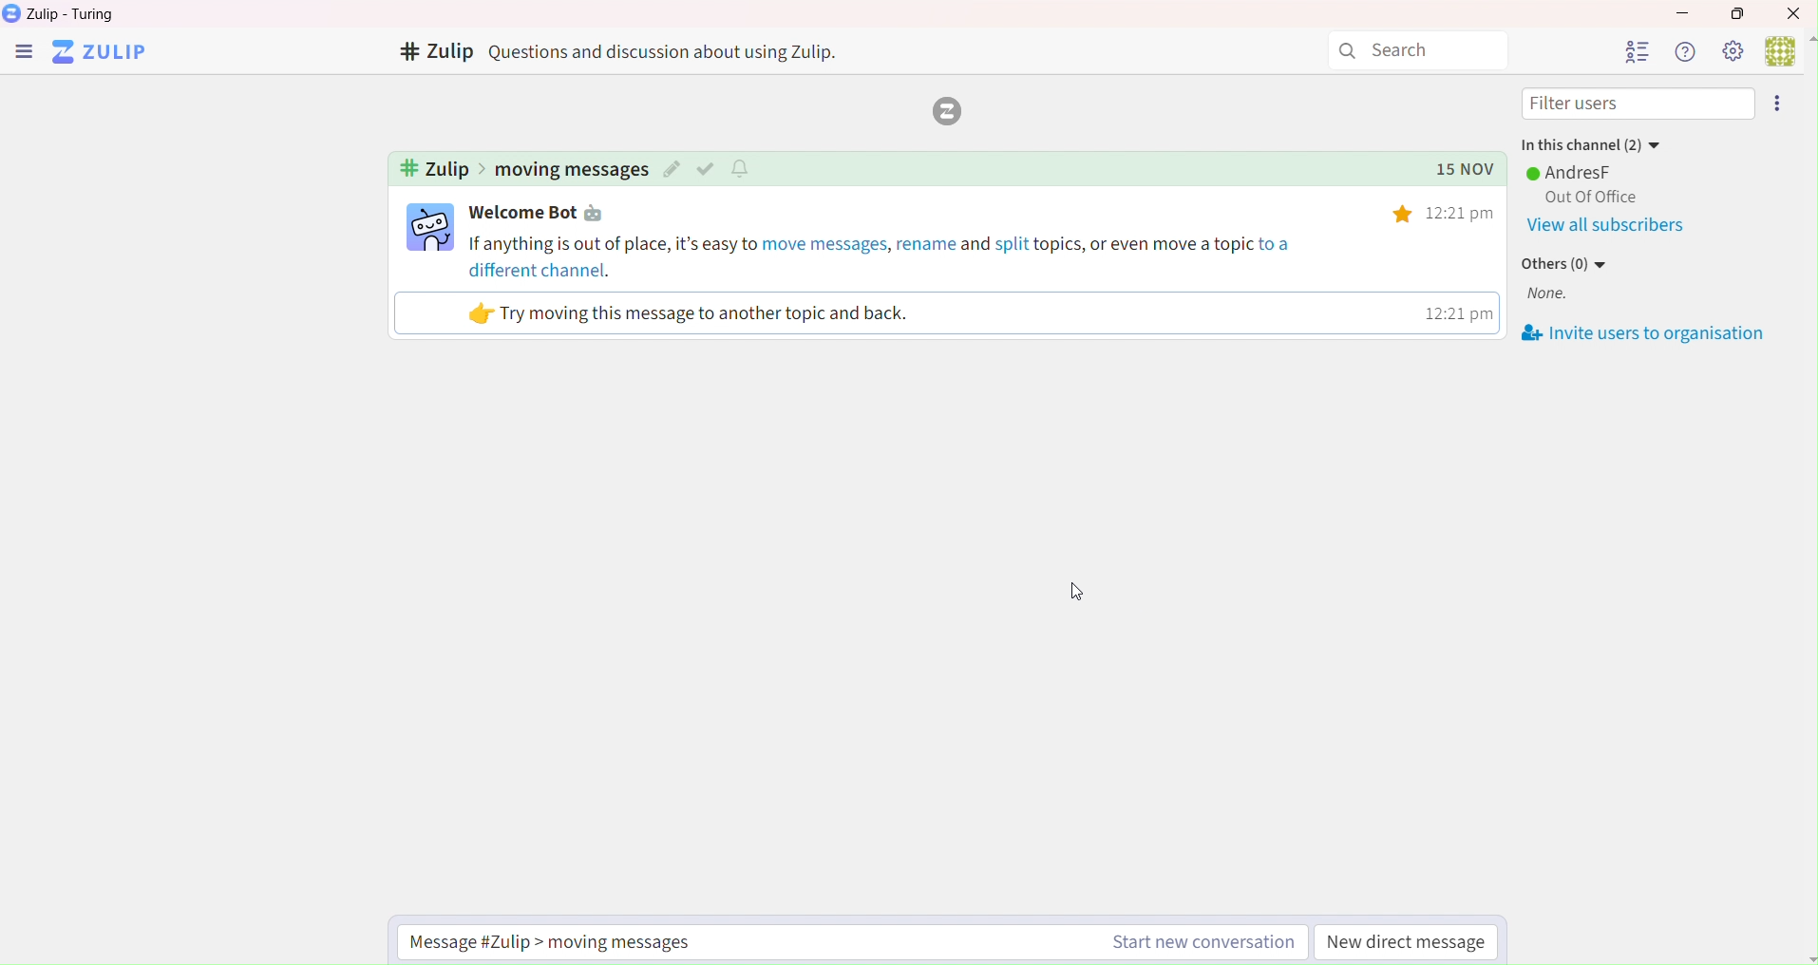 Image resolution: width=1818 pixels, height=965 pixels. What do you see at coordinates (106, 53) in the screenshot?
I see `ZuLip` at bounding box center [106, 53].